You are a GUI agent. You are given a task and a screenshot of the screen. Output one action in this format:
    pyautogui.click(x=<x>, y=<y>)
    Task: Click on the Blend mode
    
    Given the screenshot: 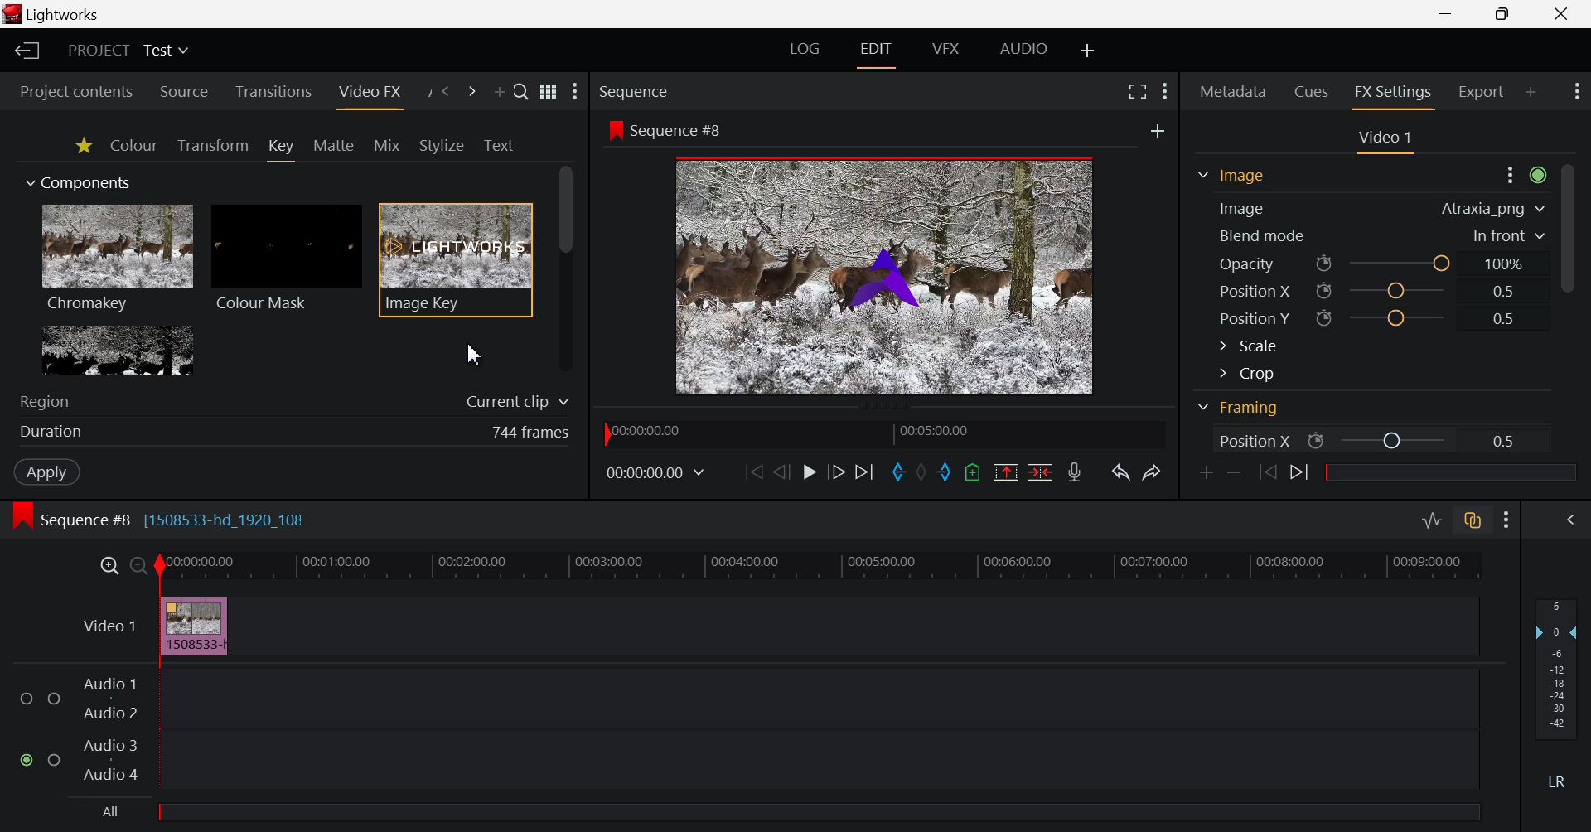 What is the action you would take?
    pyautogui.click(x=1262, y=232)
    